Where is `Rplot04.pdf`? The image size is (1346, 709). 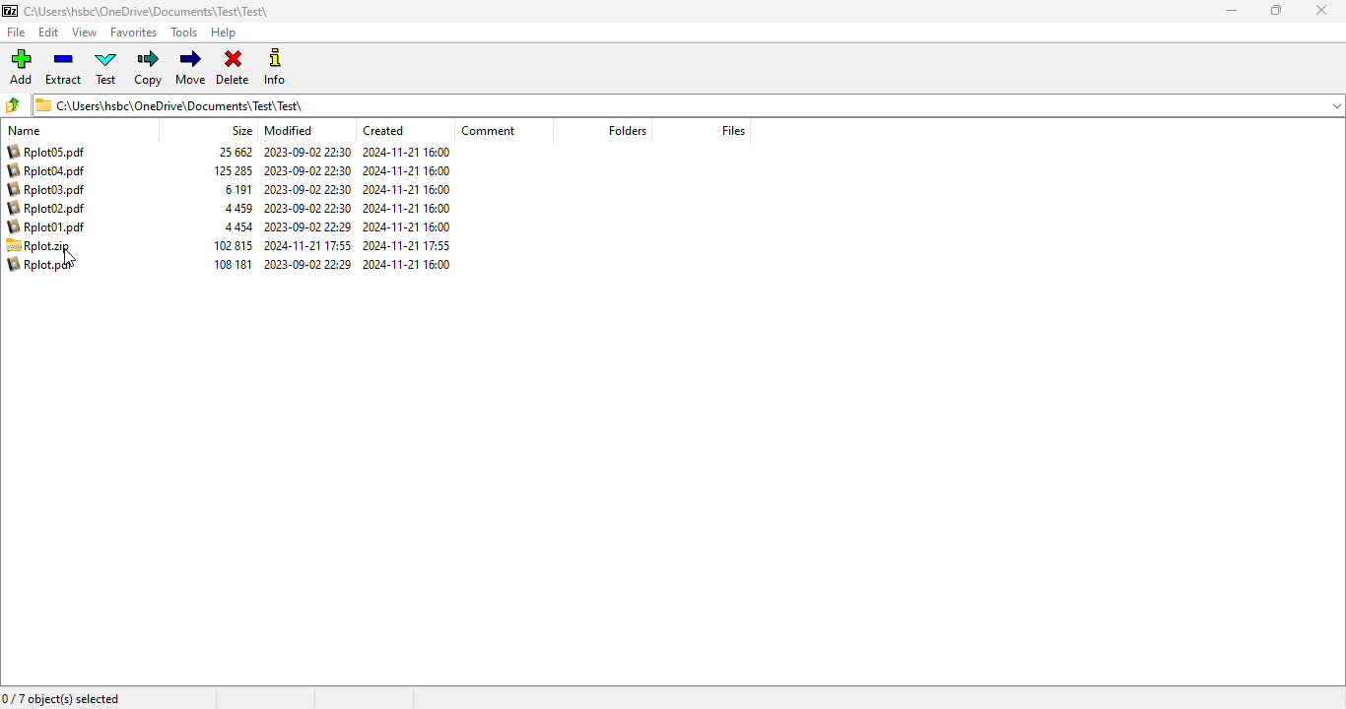 Rplot04.pdf is located at coordinates (54, 169).